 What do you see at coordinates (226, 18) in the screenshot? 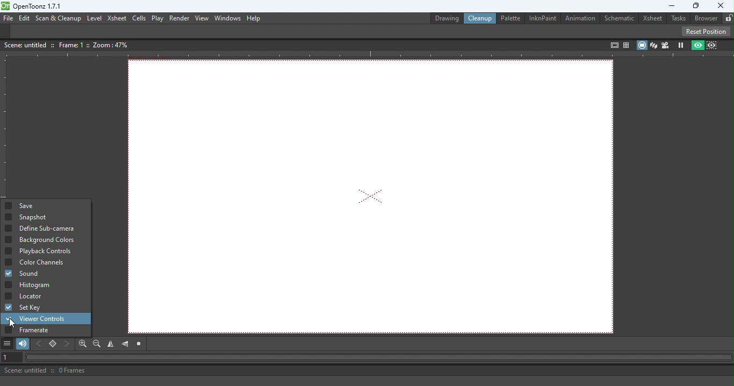
I see `Window` at bounding box center [226, 18].